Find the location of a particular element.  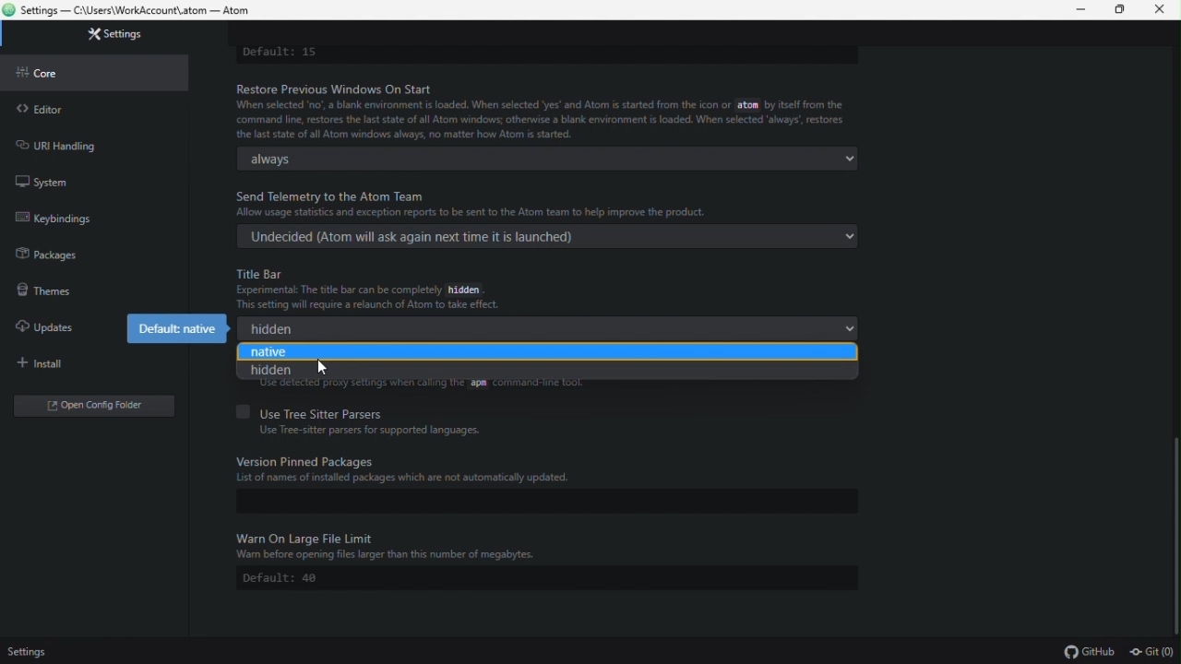

URI handling is located at coordinates (89, 143).